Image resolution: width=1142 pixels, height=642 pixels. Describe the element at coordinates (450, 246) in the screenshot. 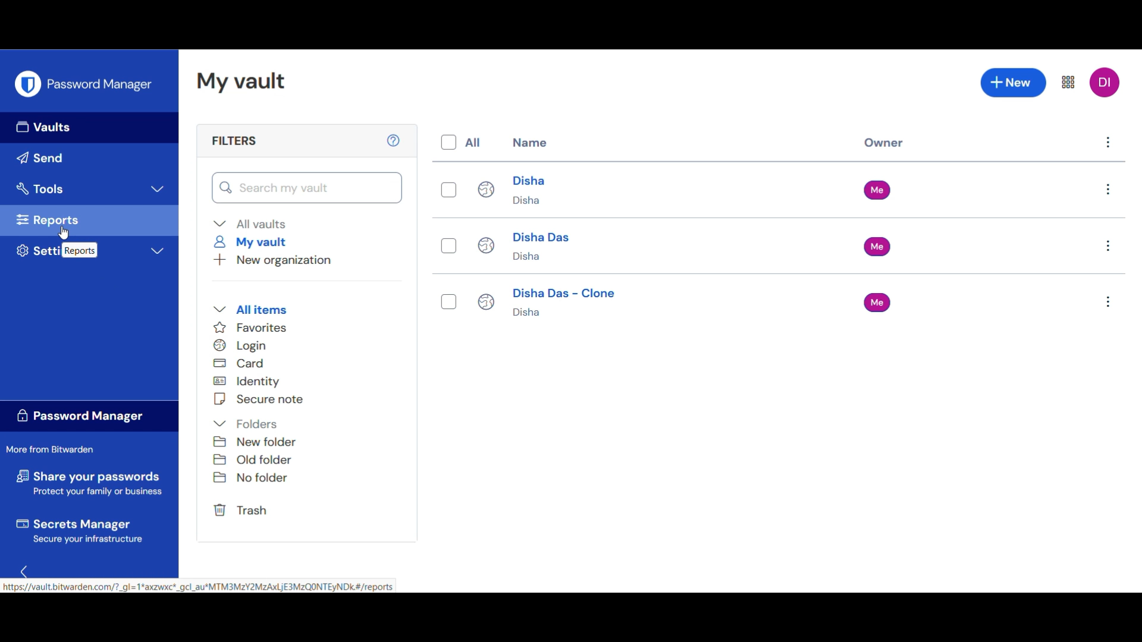

I see `select checkbox` at that location.